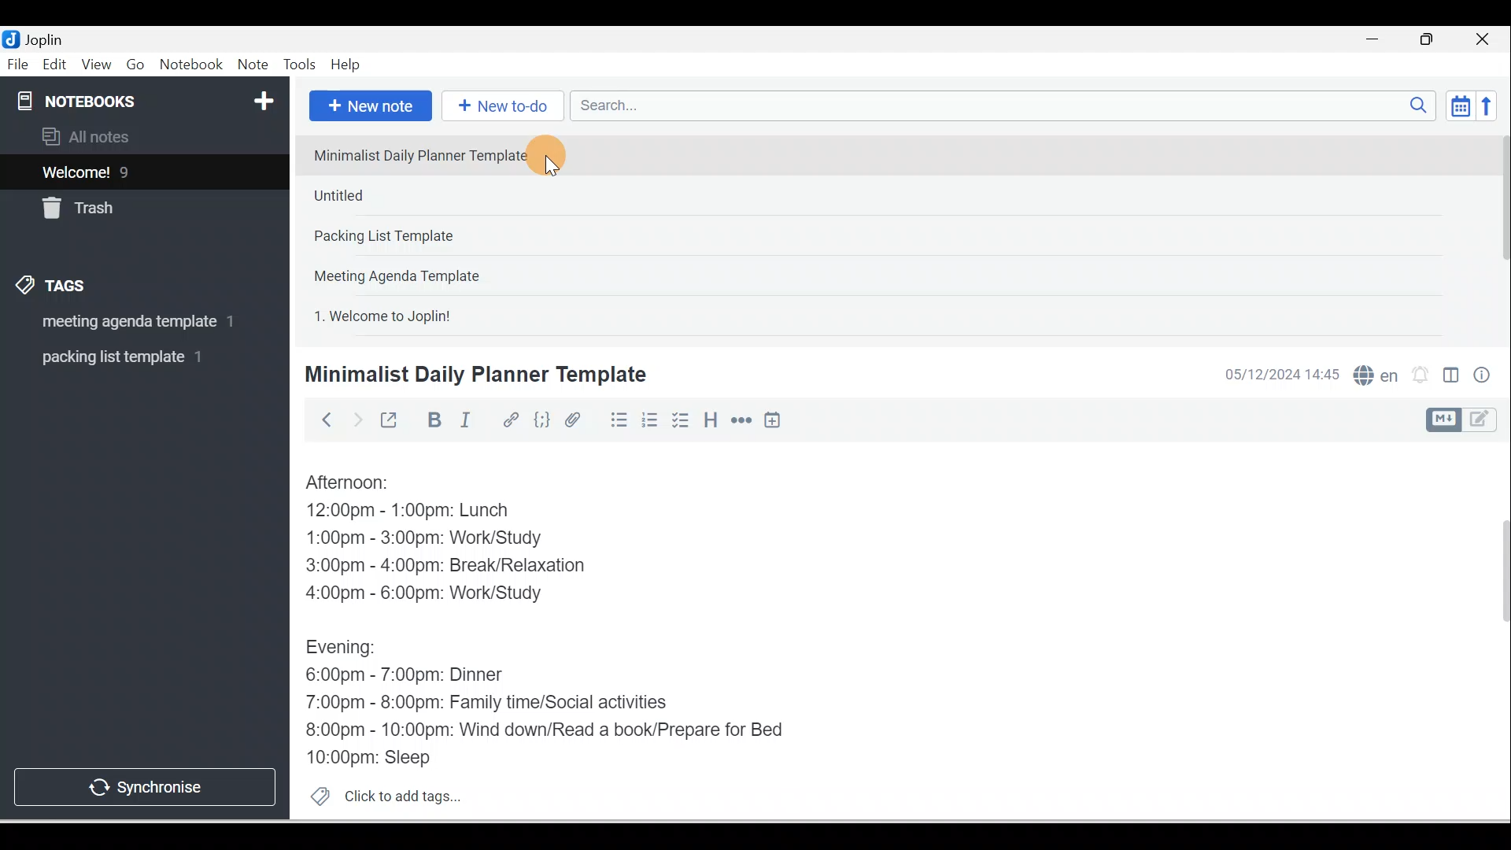 The width and height of the screenshot is (1511, 850). I want to click on 4:00pm - 6:00pm: Work/Study, so click(430, 593).